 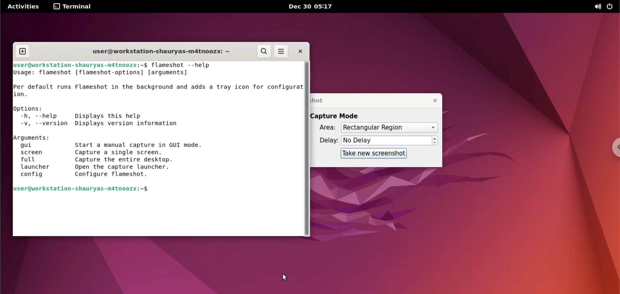 What do you see at coordinates (389, 128) in the screenshot?
I see `area options` at bounding box center [389, 128].